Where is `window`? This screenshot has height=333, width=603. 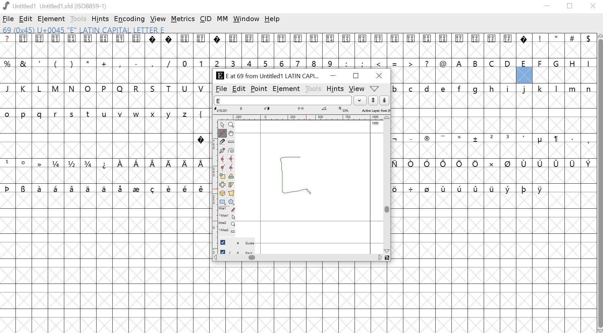
window is located at coordinates (245, 18).